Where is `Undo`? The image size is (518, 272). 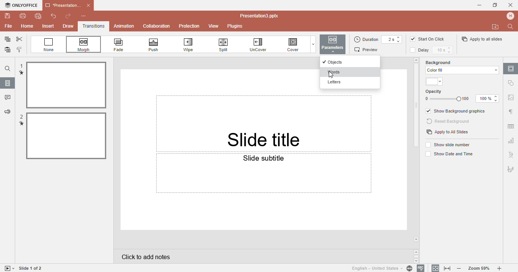
Undo is located at coordinates (51, 17).